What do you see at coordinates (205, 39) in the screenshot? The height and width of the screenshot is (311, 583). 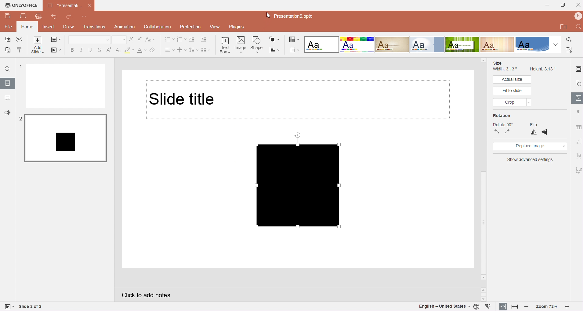 I see `Increase indent` at bounding box center [205, 39].